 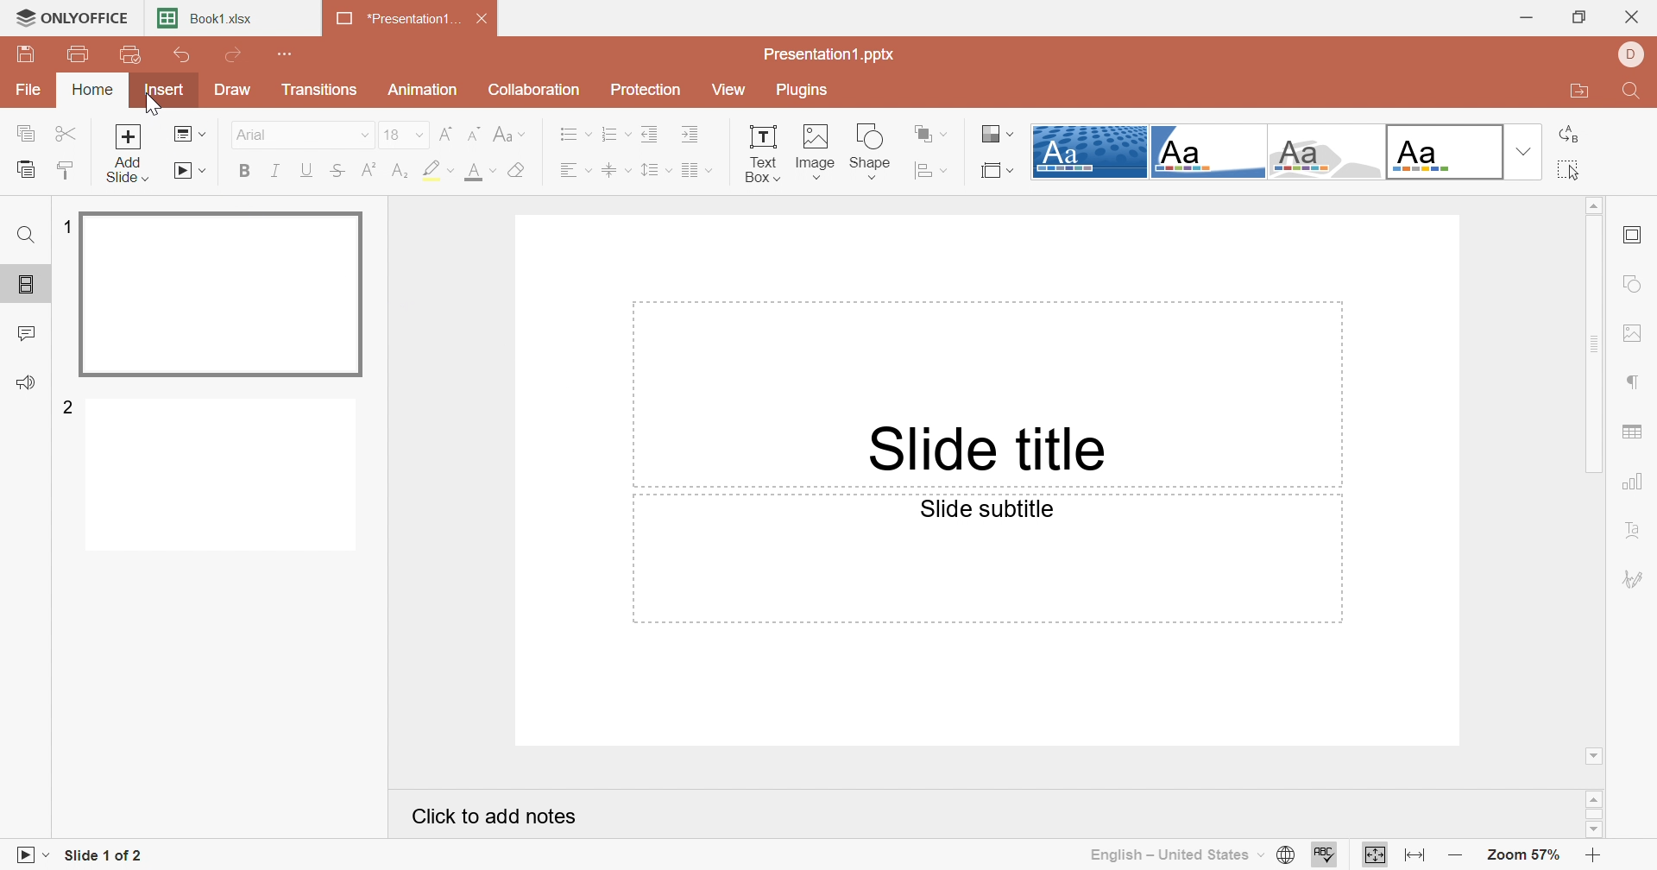 What do you see at coordinates (1597, 797) in the screenshot?
I see `Scroll Up` at bounding box center [1597, 797].